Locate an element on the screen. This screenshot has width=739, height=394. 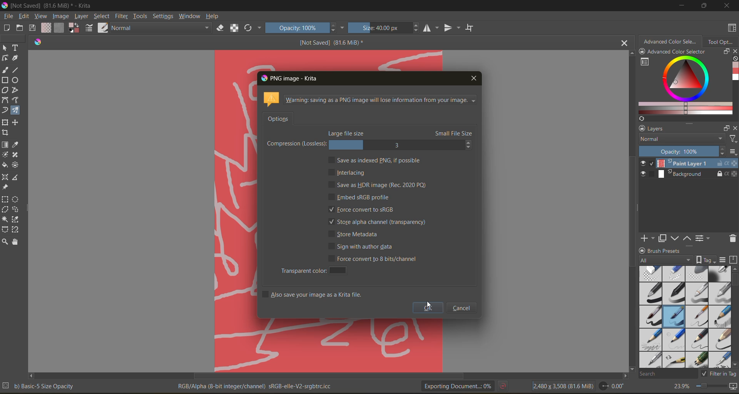
tool is located at coordinates (18, 70).